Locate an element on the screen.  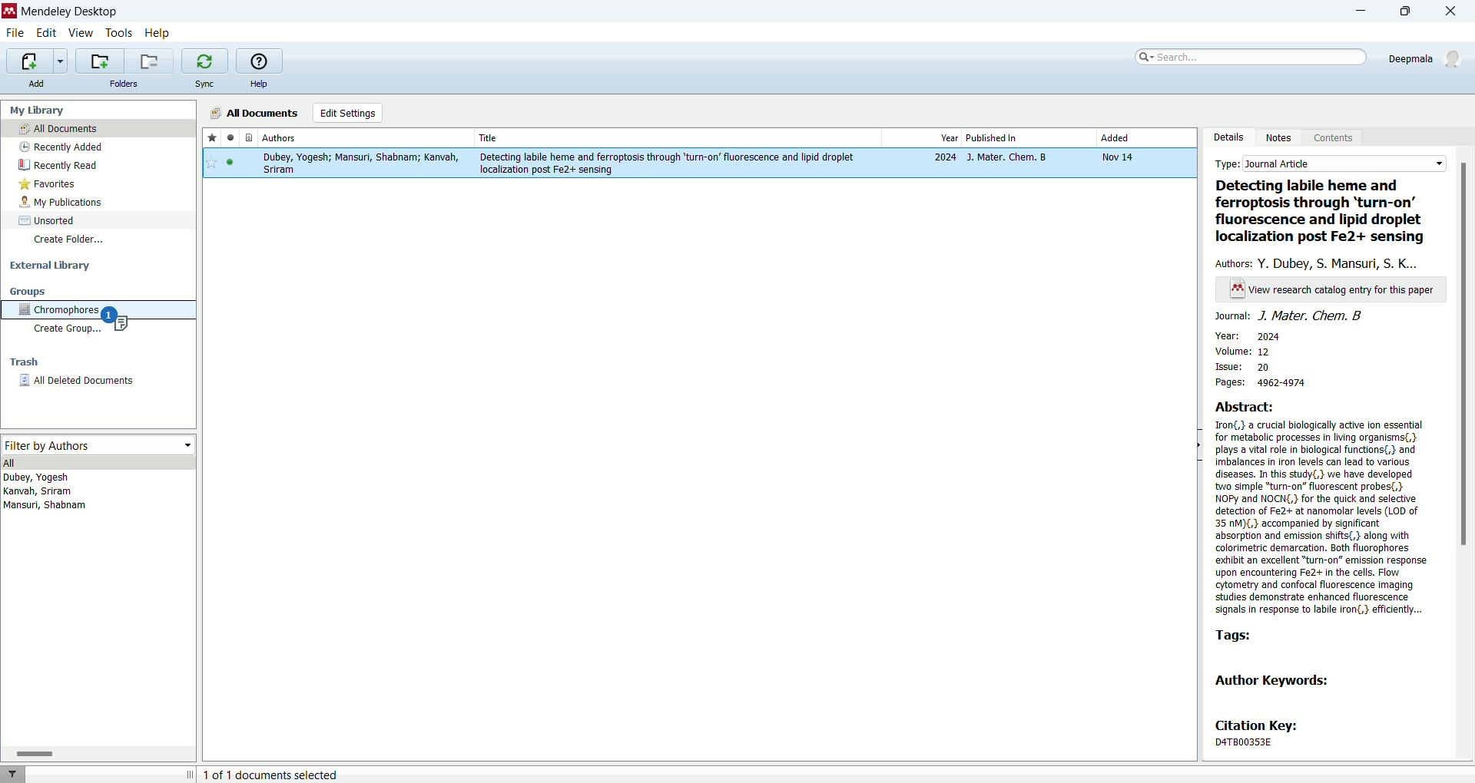
citation key:  is located at coordinates (1264, 725).